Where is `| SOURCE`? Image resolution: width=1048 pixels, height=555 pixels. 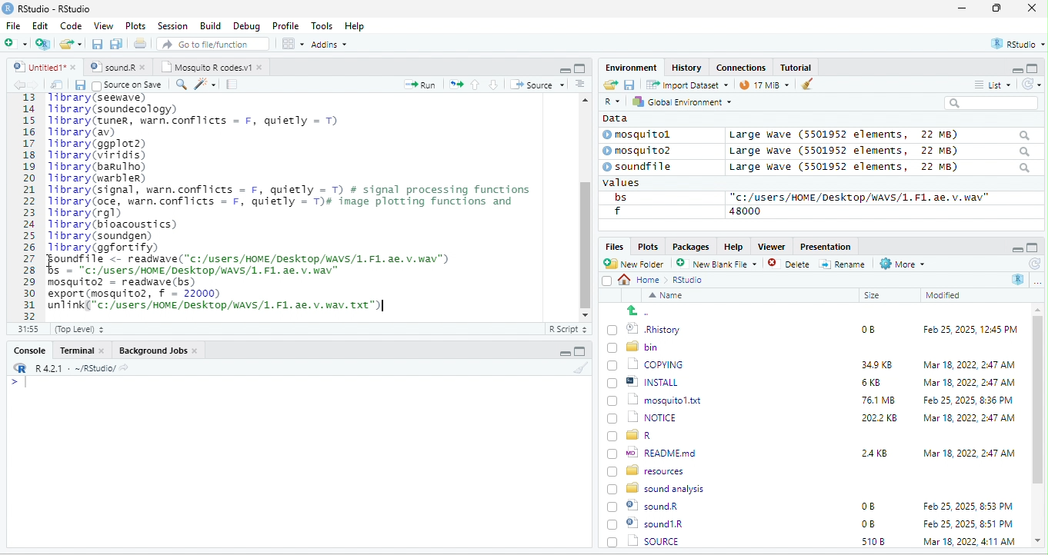
| SOURCE is located at coordinates (652, 523).